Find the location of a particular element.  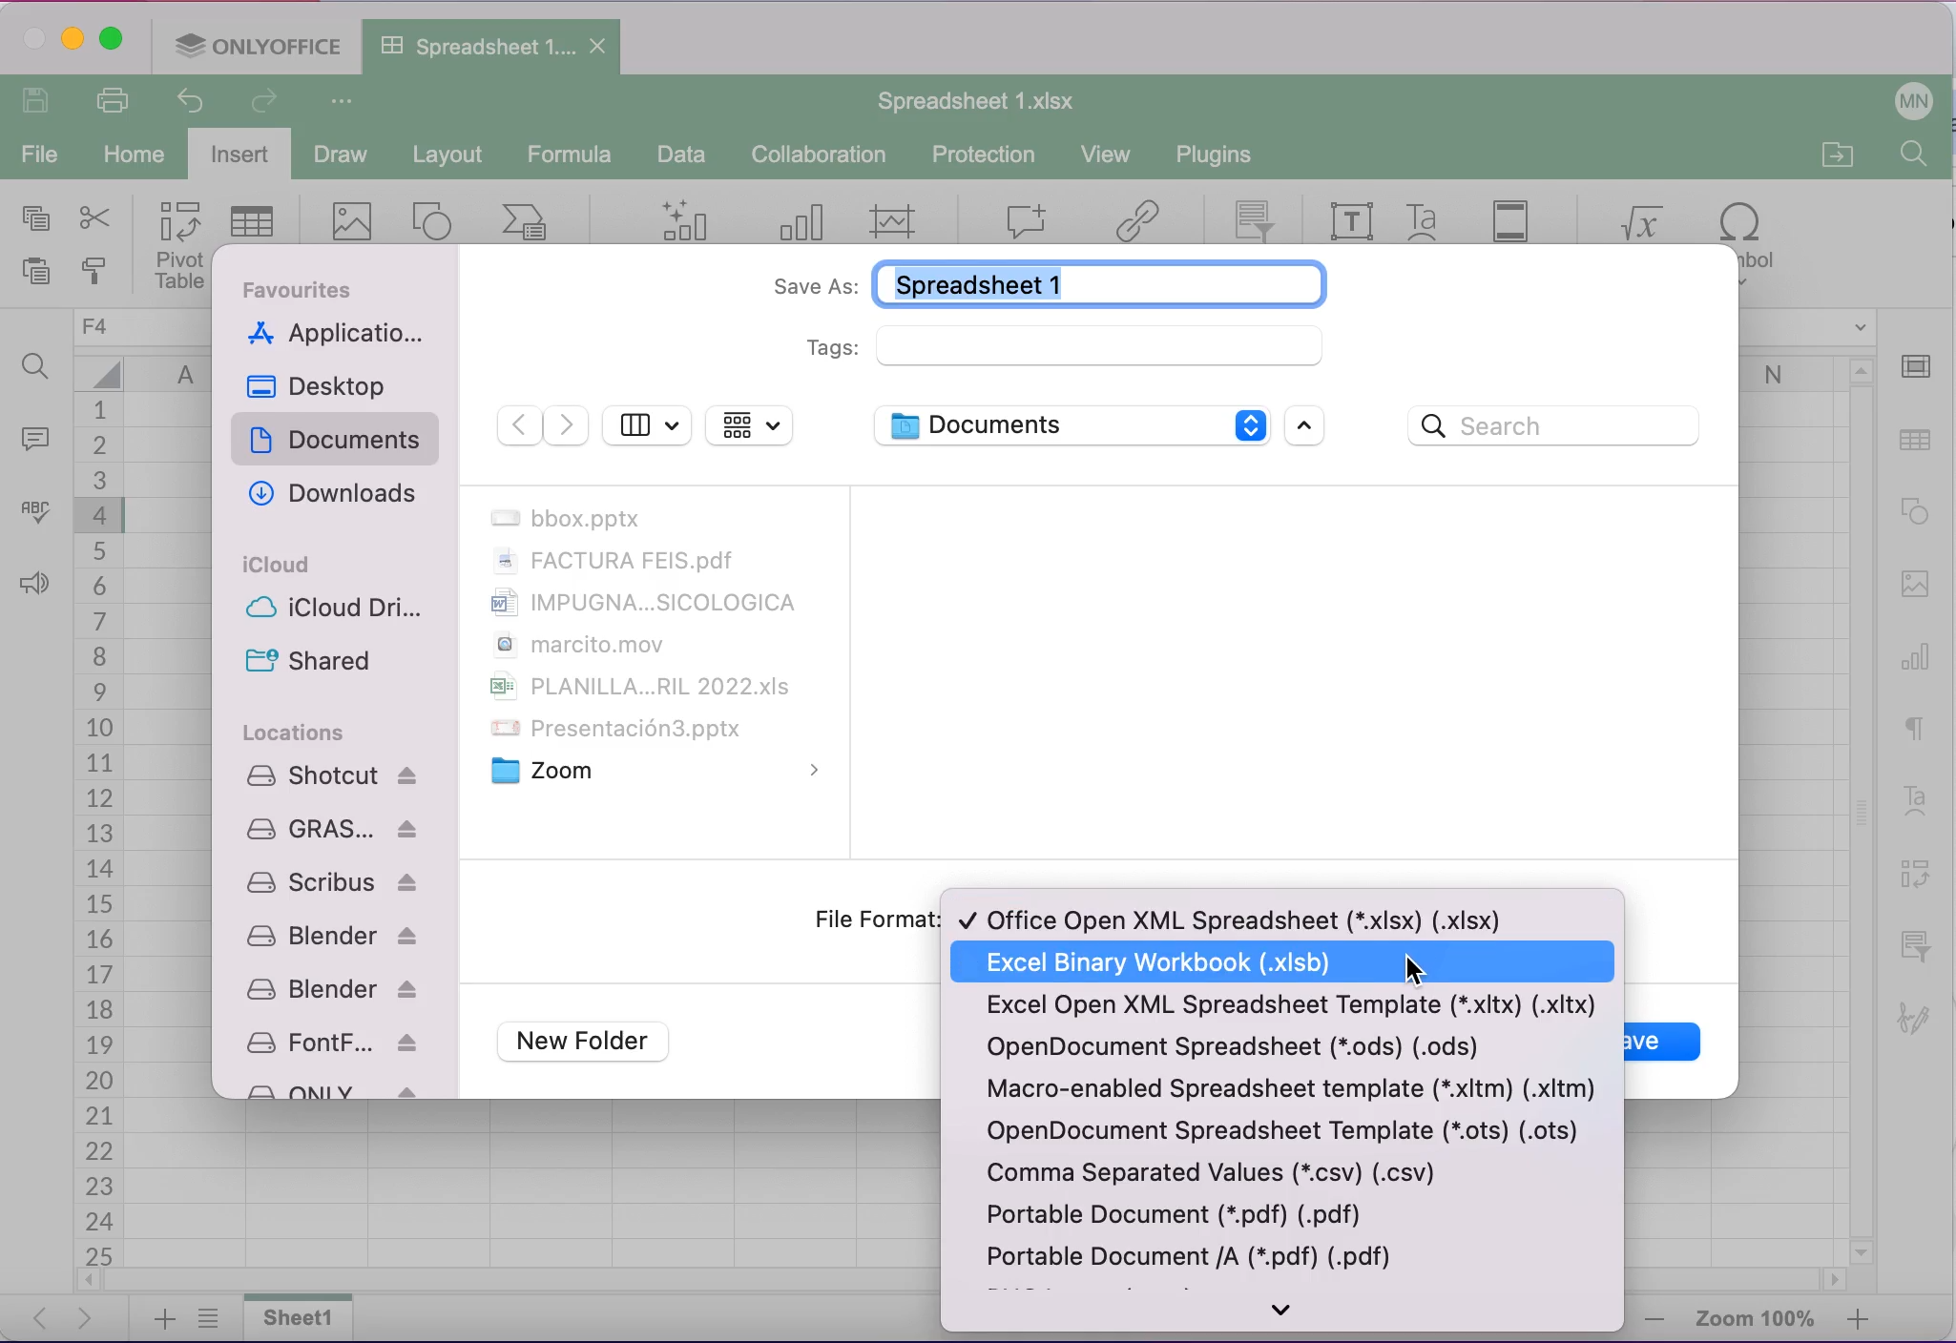

documents dropdown is located at coordinates (1068, 424).